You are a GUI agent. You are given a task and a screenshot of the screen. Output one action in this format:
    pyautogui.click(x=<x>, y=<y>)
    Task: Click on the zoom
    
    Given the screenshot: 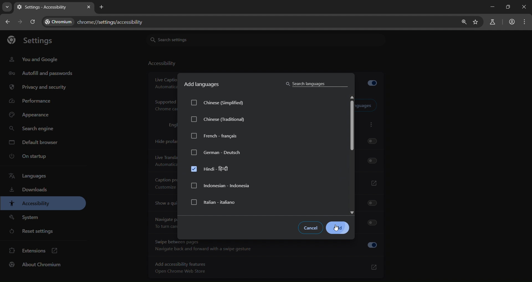 What is the action you would take?
    pyautogui.click(x=464, y=23)
    